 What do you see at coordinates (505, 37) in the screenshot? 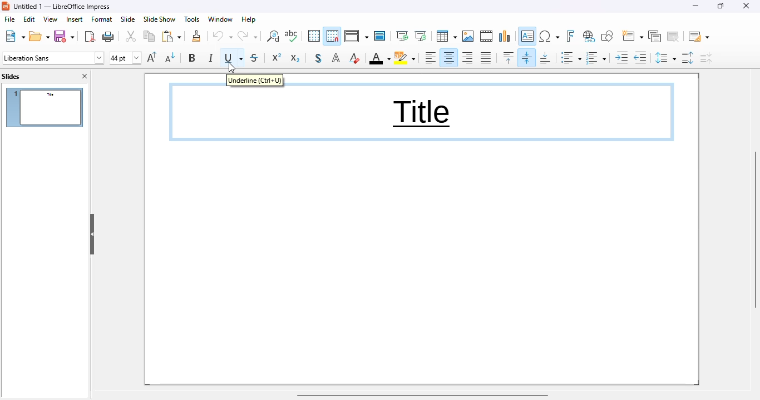
I see `insert chart` at bounding box center [505, 37].